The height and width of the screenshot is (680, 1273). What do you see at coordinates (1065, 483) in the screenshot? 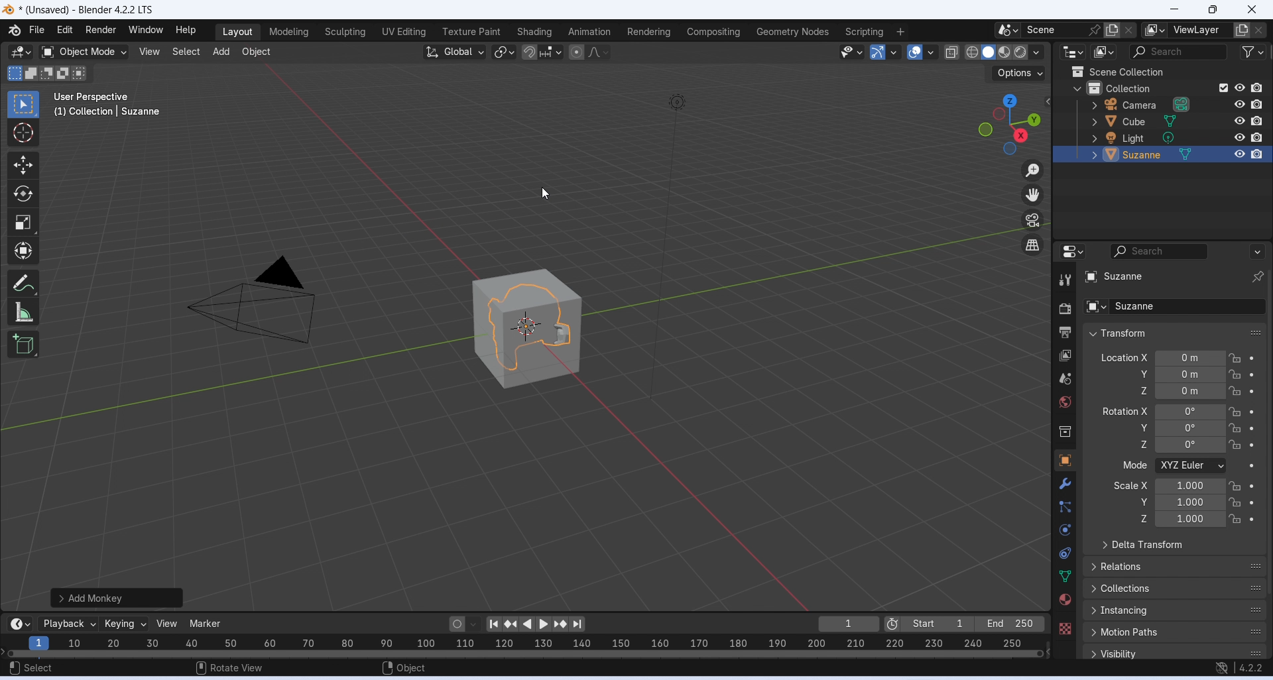
I see `modifier` at bounding box center [1065, 483].